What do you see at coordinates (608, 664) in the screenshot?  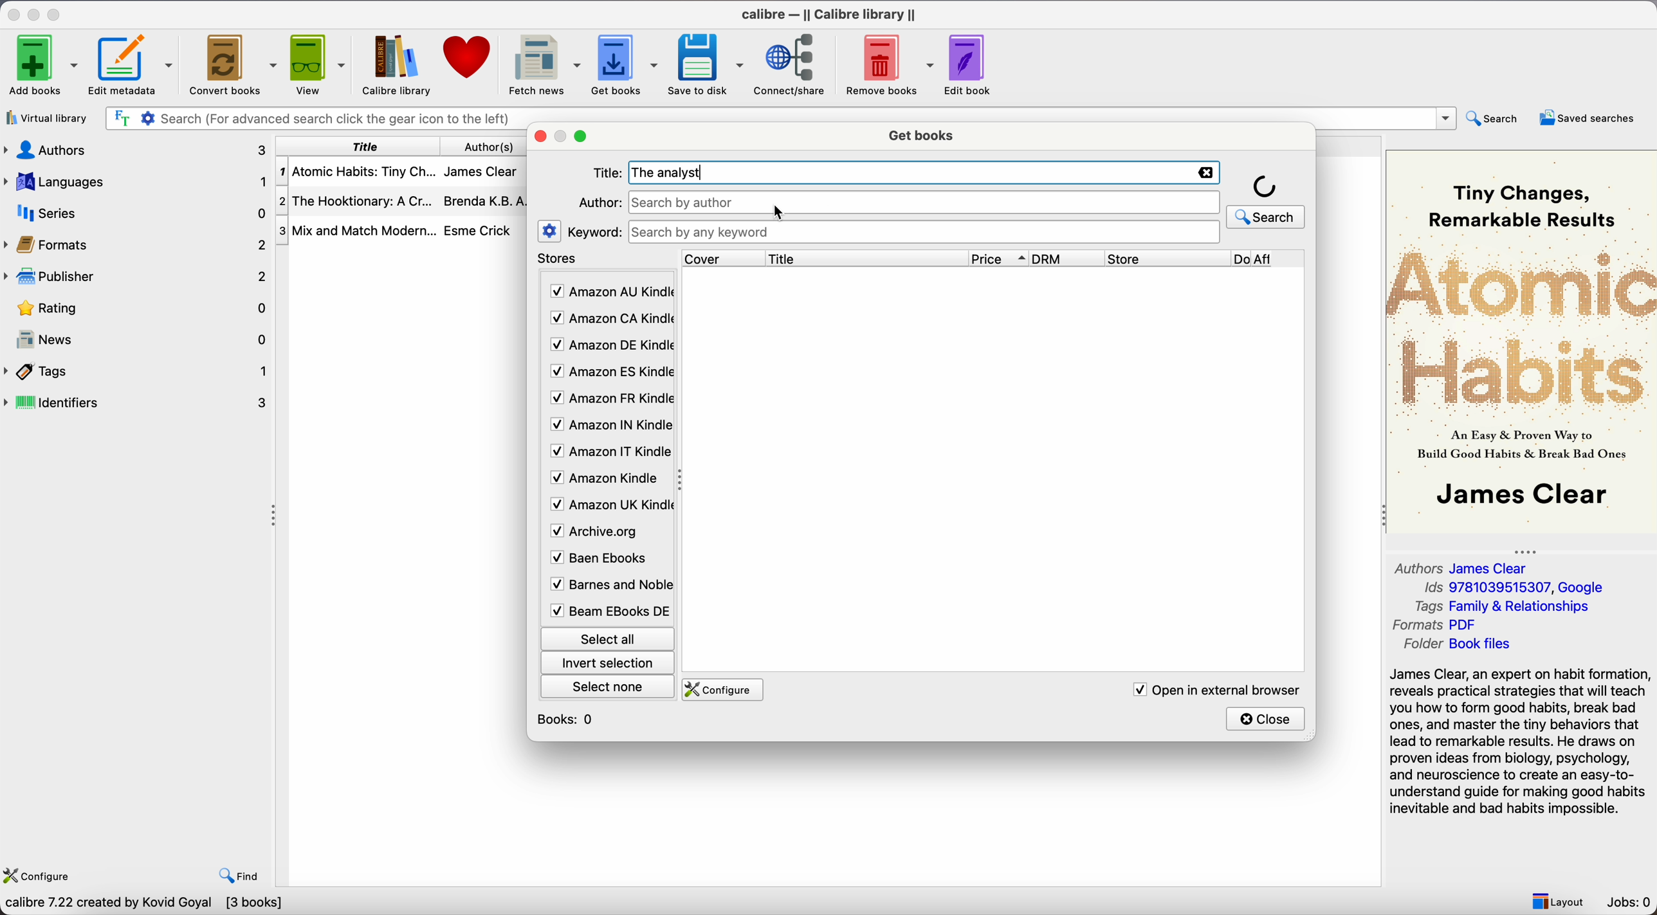 I see `invert selection` at bounding box center [608, 664].